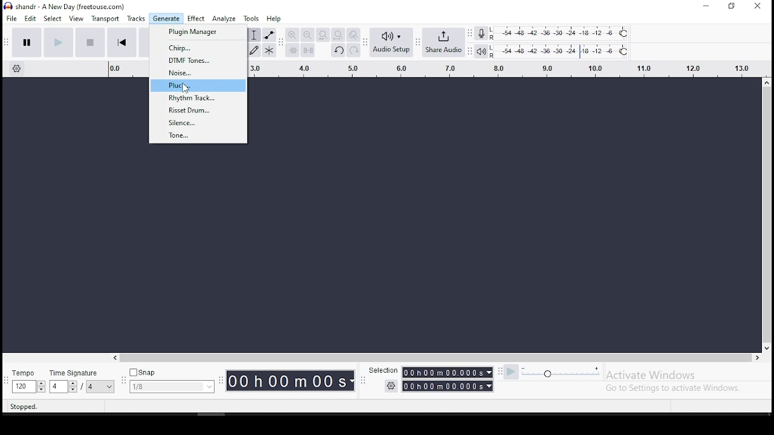  Describe the element at coordinates (512, 372) in the screenshot. I see `play at speed` at that location.